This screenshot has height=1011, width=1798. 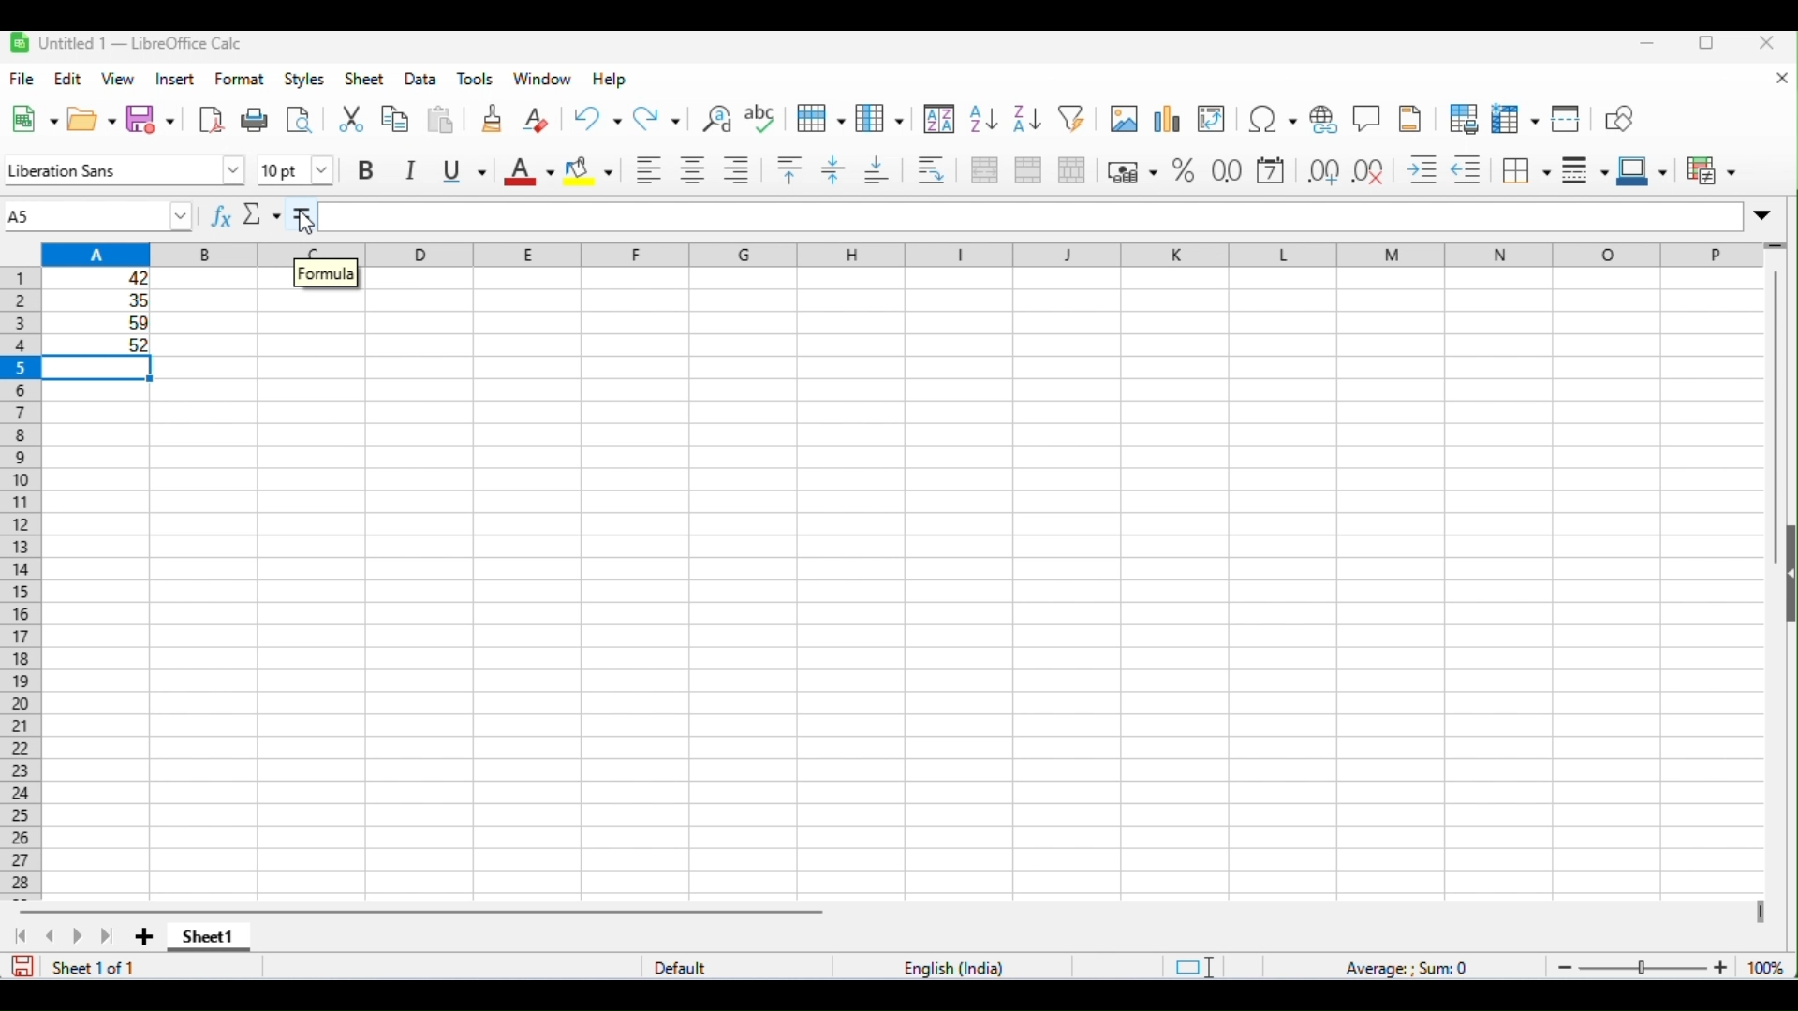 What do you see at coordinates (462, 170) in the screenshot?
I see `underline` at bounding box center [462, 170].